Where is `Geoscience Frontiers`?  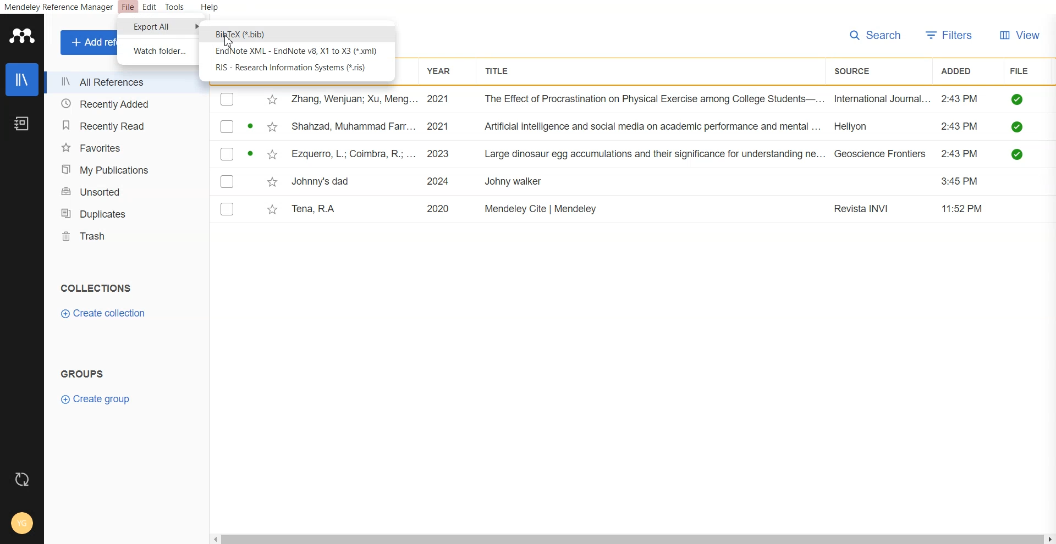
Geoscience Frontiers is located at coordinates (881, 154).